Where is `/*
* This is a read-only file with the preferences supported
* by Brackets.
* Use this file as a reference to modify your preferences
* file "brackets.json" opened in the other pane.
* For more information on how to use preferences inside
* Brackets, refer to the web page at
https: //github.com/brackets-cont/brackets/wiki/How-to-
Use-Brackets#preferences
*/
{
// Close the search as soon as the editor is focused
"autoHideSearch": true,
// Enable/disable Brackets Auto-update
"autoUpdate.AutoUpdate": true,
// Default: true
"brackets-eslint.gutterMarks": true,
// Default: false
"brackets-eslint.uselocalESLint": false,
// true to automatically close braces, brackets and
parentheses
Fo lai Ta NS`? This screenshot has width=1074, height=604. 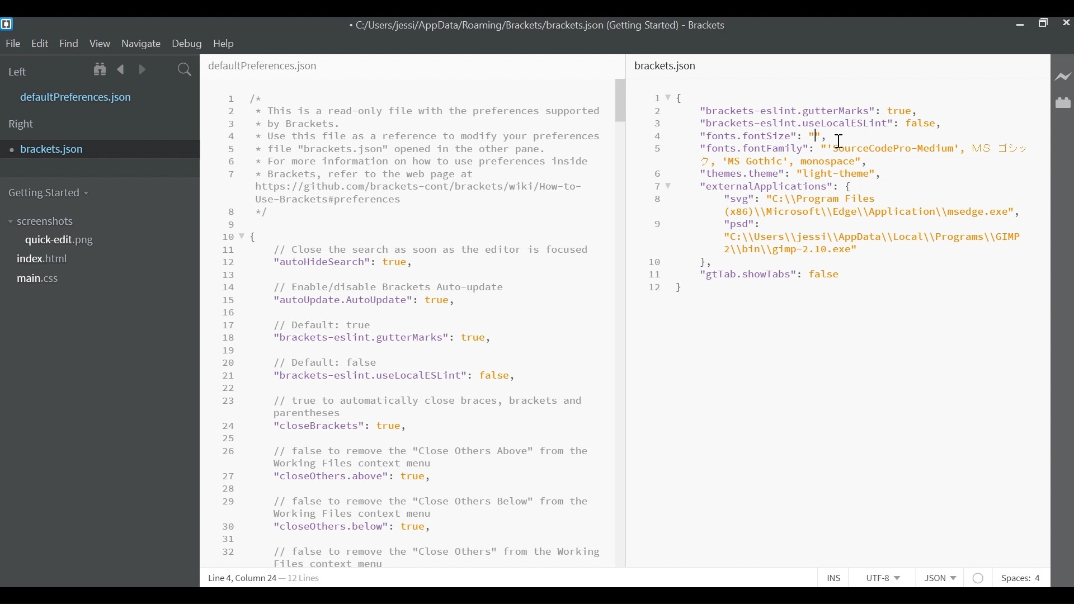
/*
* This is a read-only file with the preferences supported
* by Brackets.
* Use this file as a reference to modify your preferences
* file "brackets.json" opened in the other pane.
* For more information on how to use preferences inside
* Brackets, refer to the web page at
https: //github.com/brackets-cont/brackets/wiki/How-to-
Use-Brackets#preferences
*/
{
// Close the search as soon as the editor is focused
"autoHideSearch": true,
// Enable/disable Brackets Auto-update
"autoUpdate.AutoUpdate": true,
// Default: true
"brackets-eslint.gutterMarks": true,
// Default: false
"brackets-eslint.uselocalESLint": false,
// true to automatically close braces, brackets and
parentheses
Fo lai Ta NS is located at coordinates (426, 323).